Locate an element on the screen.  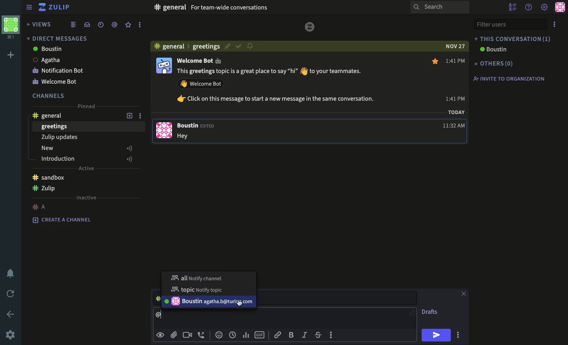
italics is located at coordinates (305, 335).